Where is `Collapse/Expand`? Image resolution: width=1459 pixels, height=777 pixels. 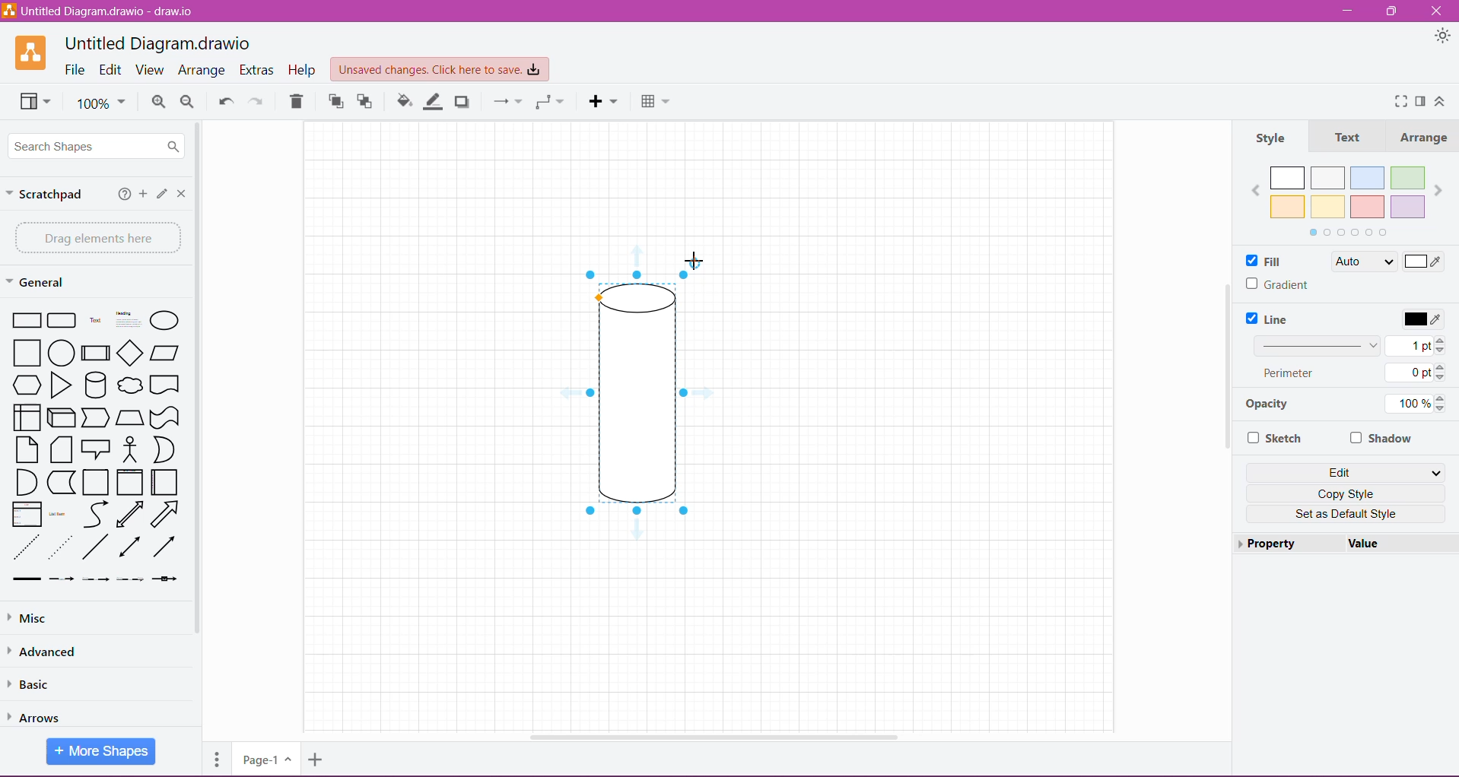 Collapse/Expand is located at coordinates (1441, 101).